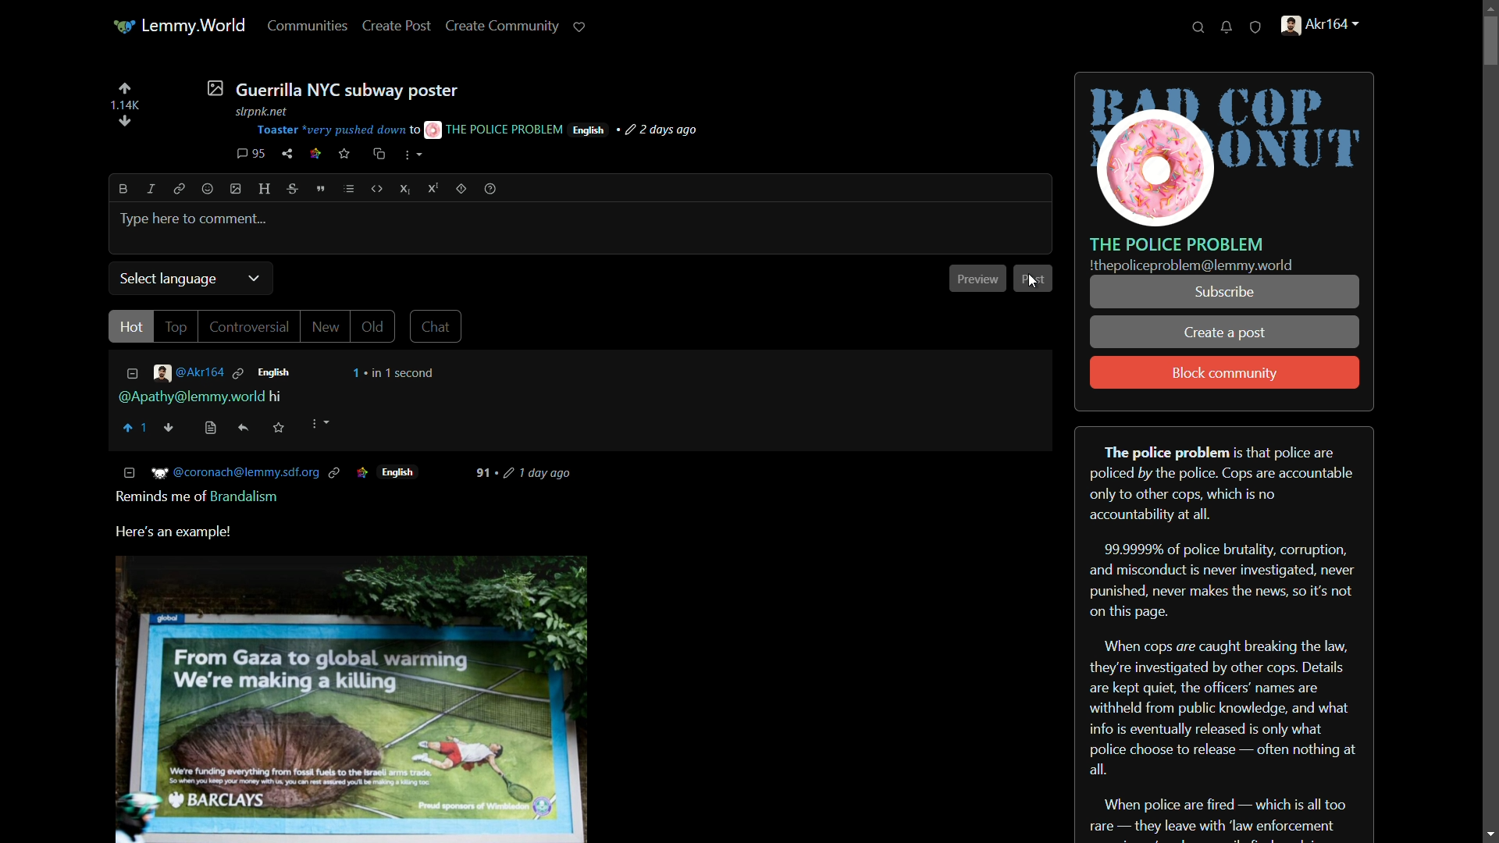 The image size is (1499, 843). What do you see at coordinates (124, 88) in the screenshot?
I see `upvote` at bounding box center [124, 88].